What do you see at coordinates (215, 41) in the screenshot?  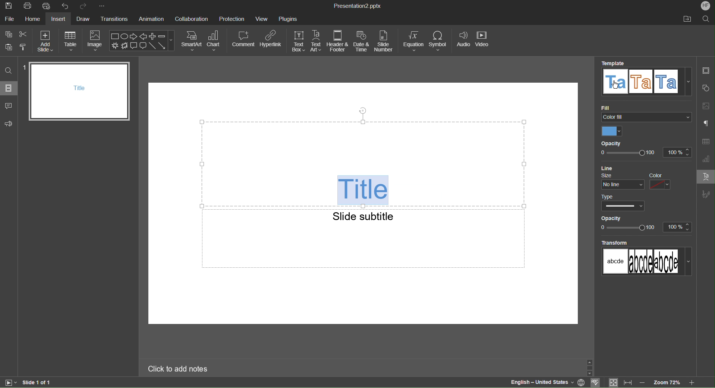 I see `Chart` at bounding box center [215, 41].